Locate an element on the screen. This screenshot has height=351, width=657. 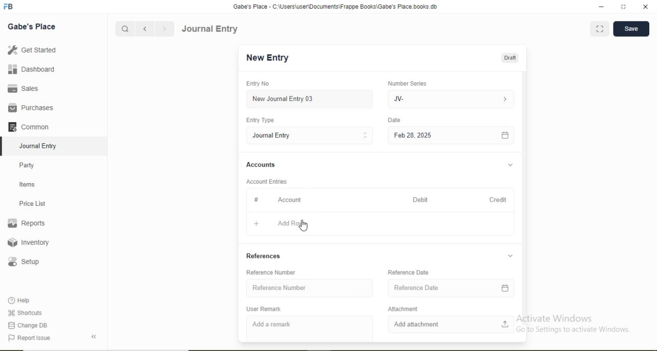
JV- is located at coordinates (399, 99).